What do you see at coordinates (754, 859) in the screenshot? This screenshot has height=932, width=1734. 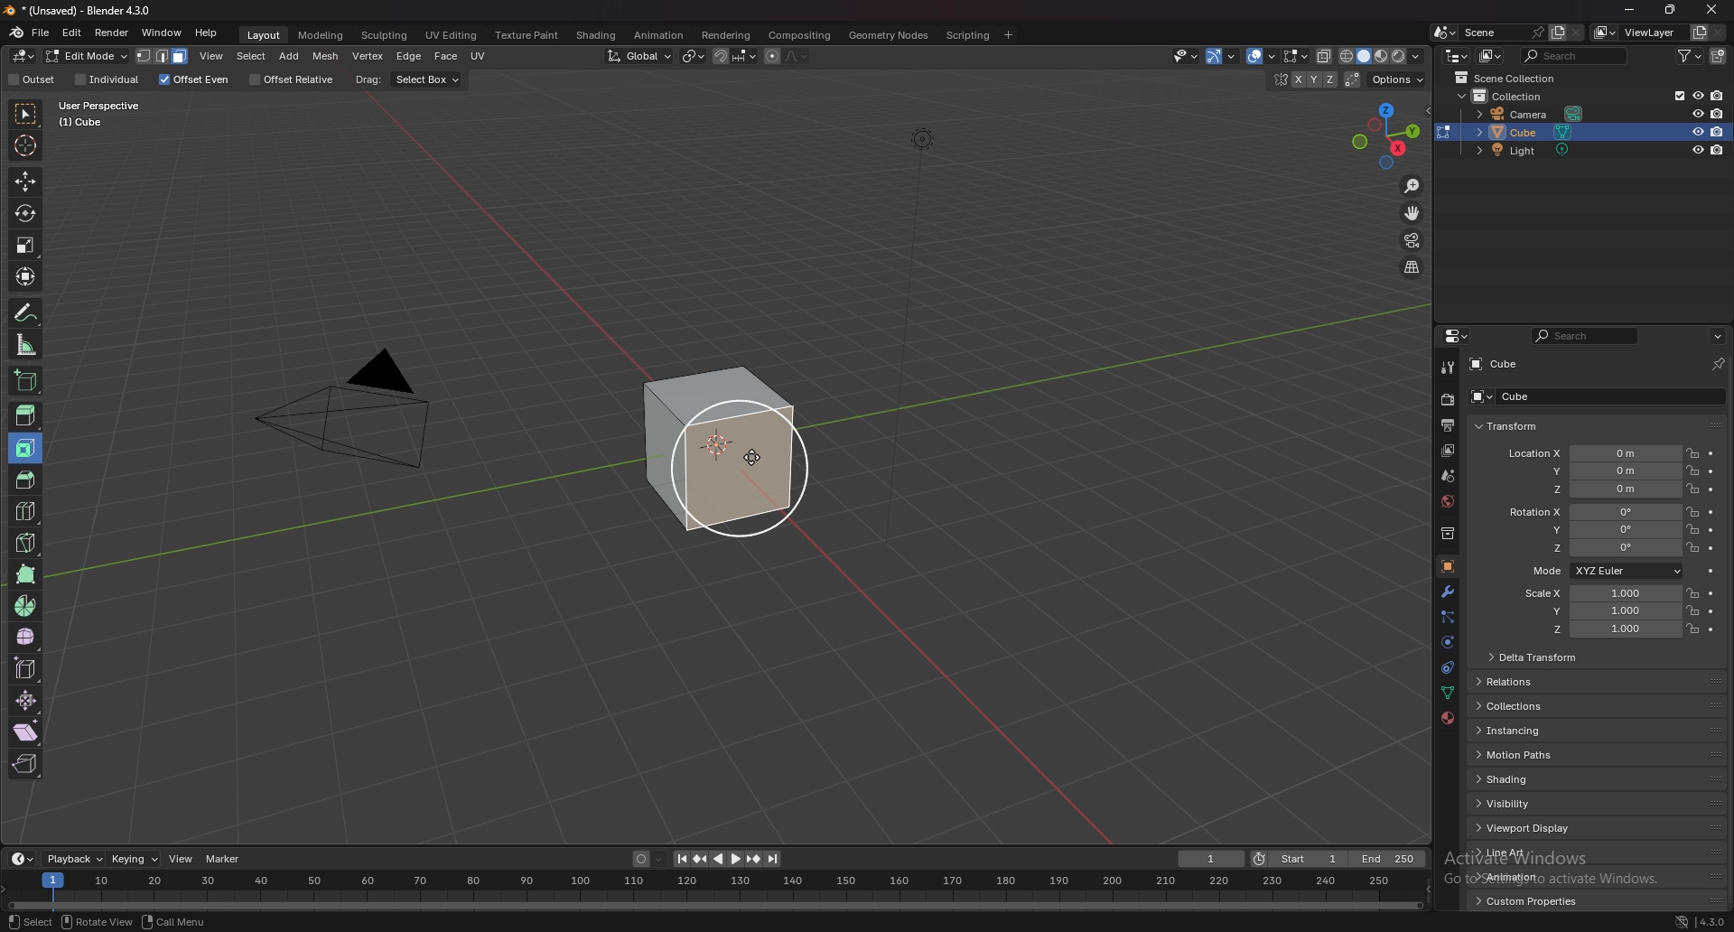 I see `jump to keyframe` at bounding box center [754, 859].